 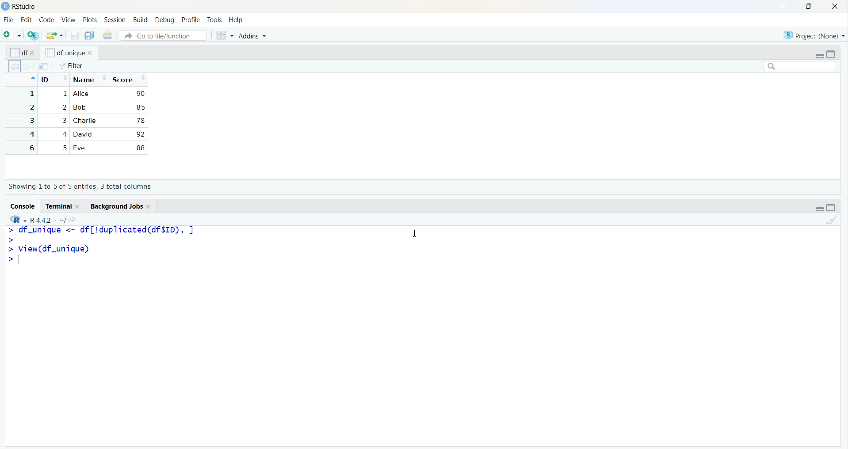 I want to click on Charlie, so click(x=86, y=175).